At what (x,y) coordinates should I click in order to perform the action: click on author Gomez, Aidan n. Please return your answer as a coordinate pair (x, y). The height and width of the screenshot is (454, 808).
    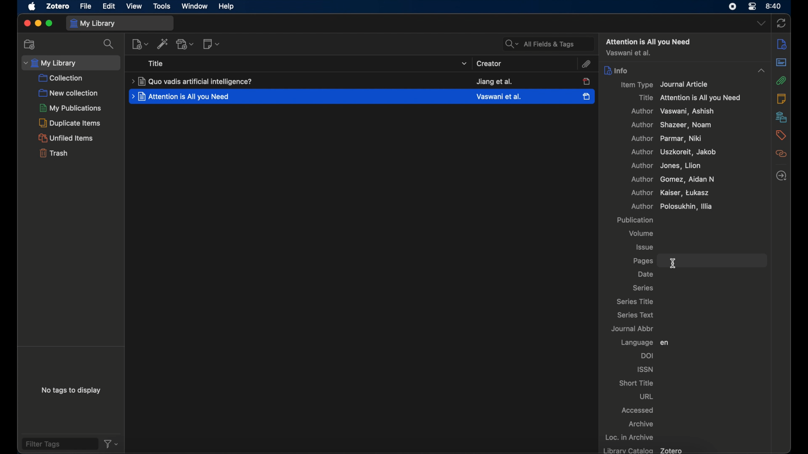
    Looking at the image, I should click on (672, 179).